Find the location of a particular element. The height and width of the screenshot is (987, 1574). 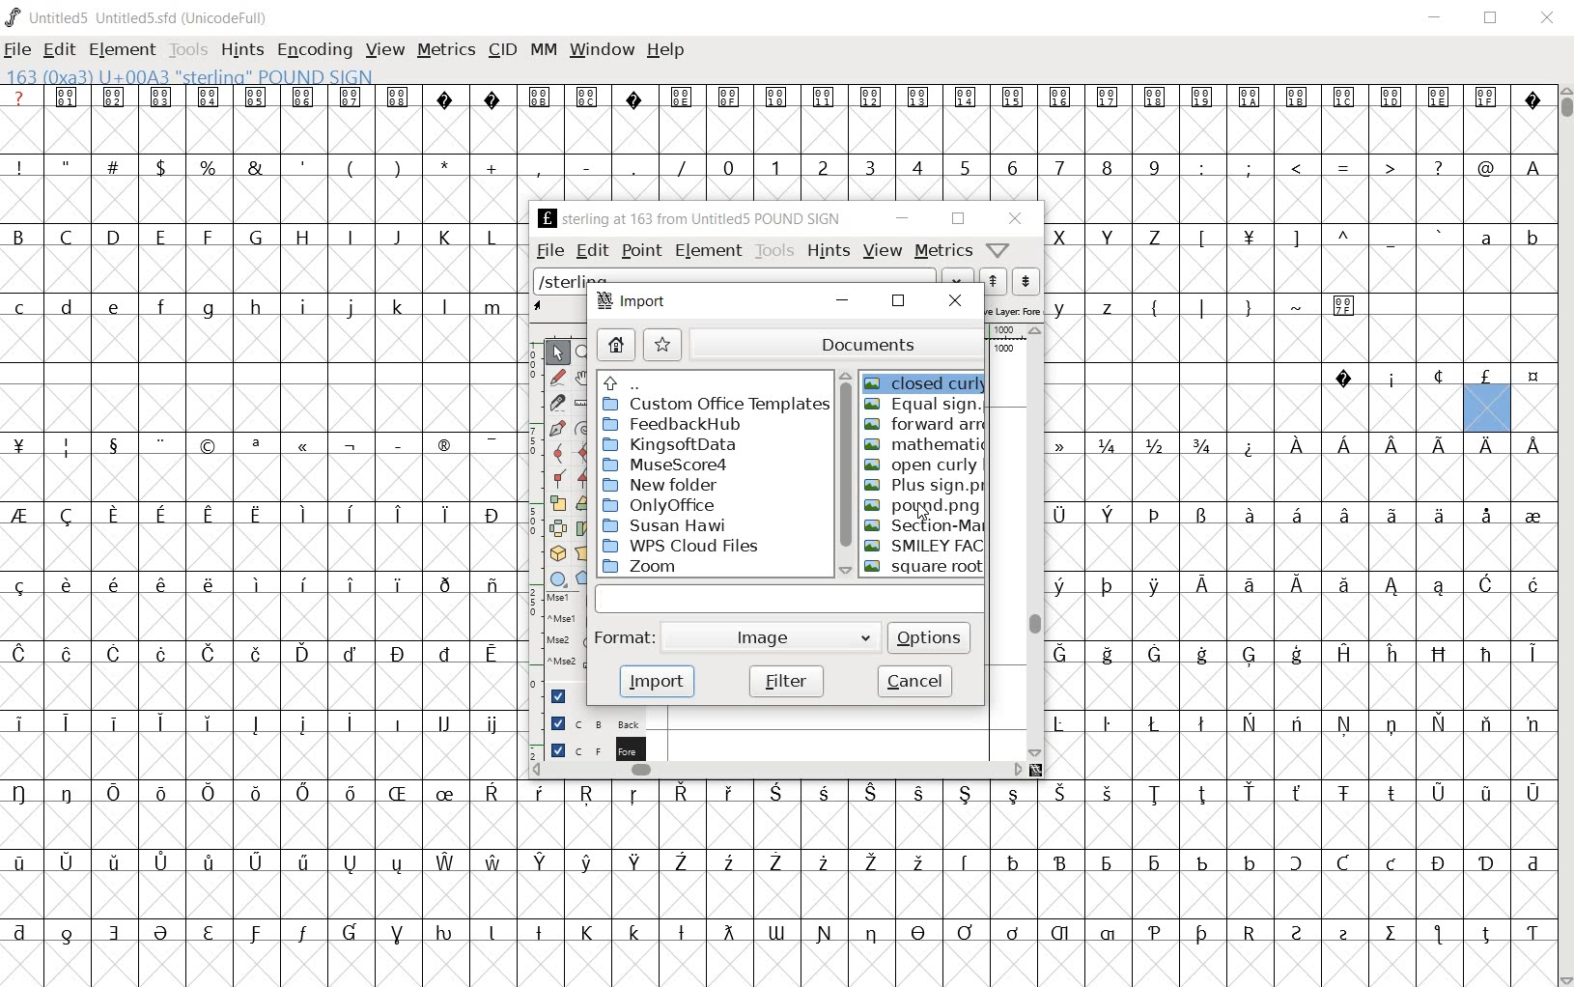

Symbol is located at coordinates (1439, 654).